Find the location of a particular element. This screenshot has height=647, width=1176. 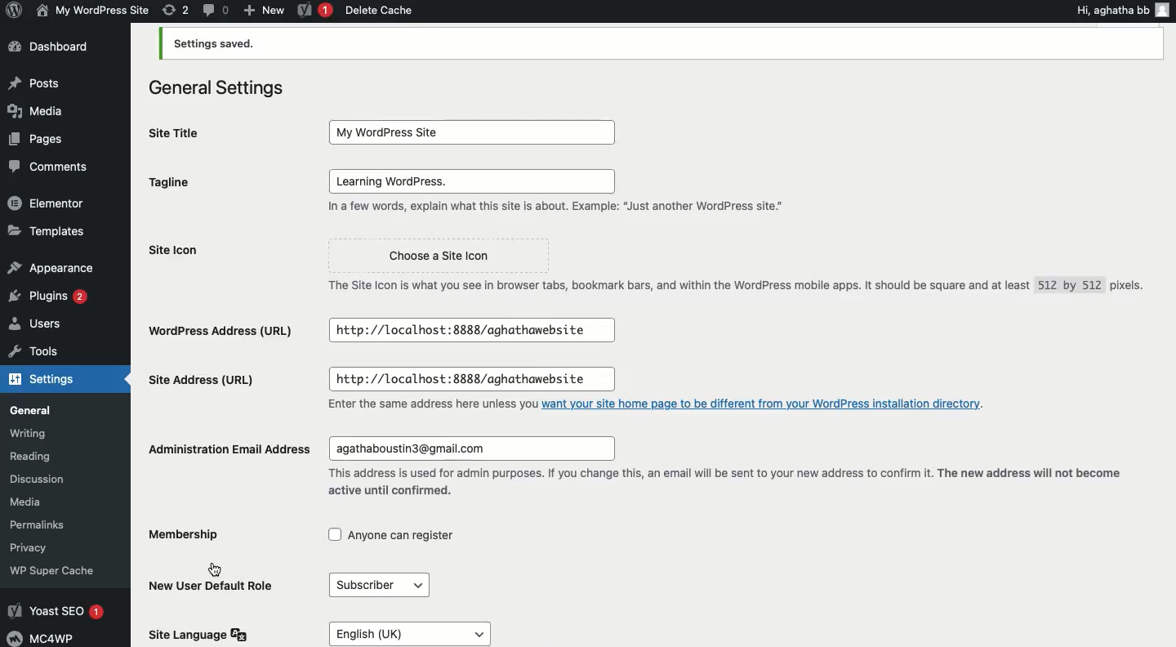

Enter the same address here unless you is located at coordinates (425, 406).